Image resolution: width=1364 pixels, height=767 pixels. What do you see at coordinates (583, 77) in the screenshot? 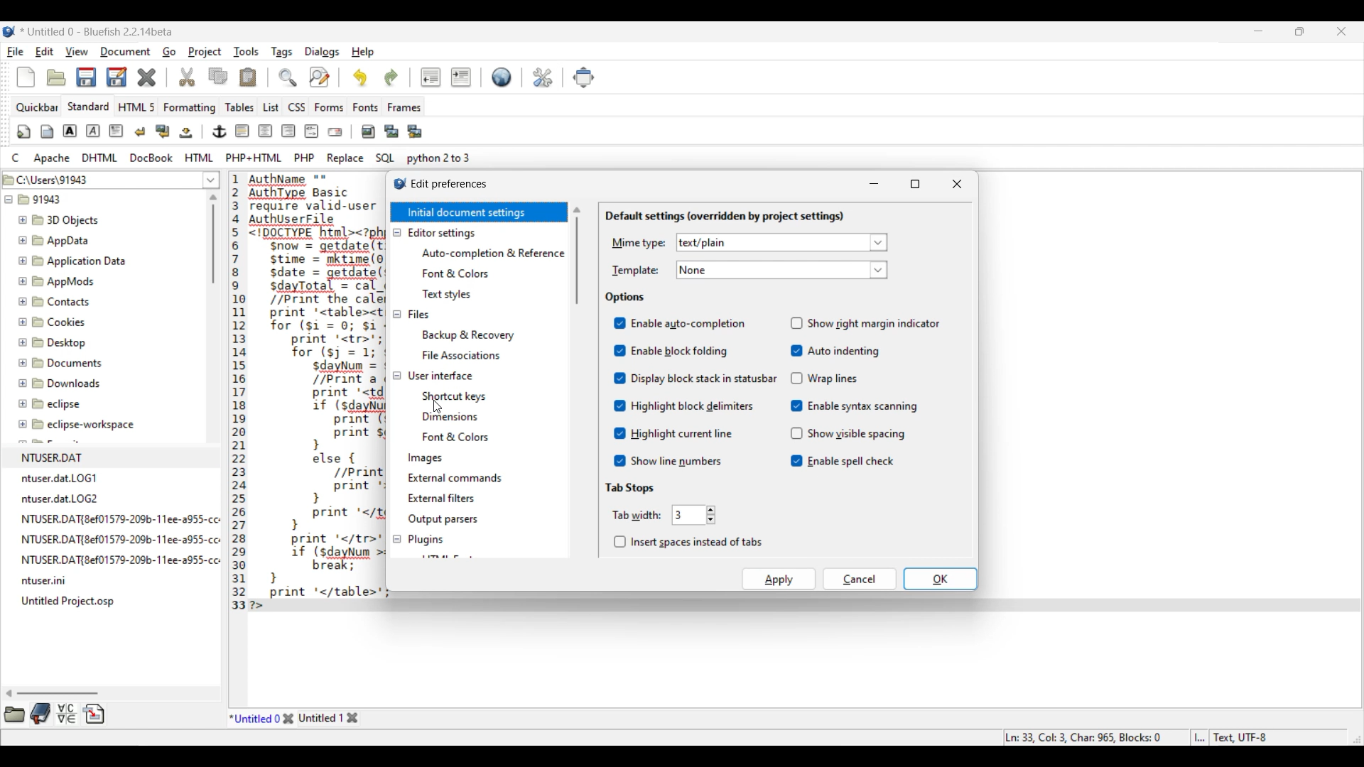
I see `Move` at bounding box center [583, 77].